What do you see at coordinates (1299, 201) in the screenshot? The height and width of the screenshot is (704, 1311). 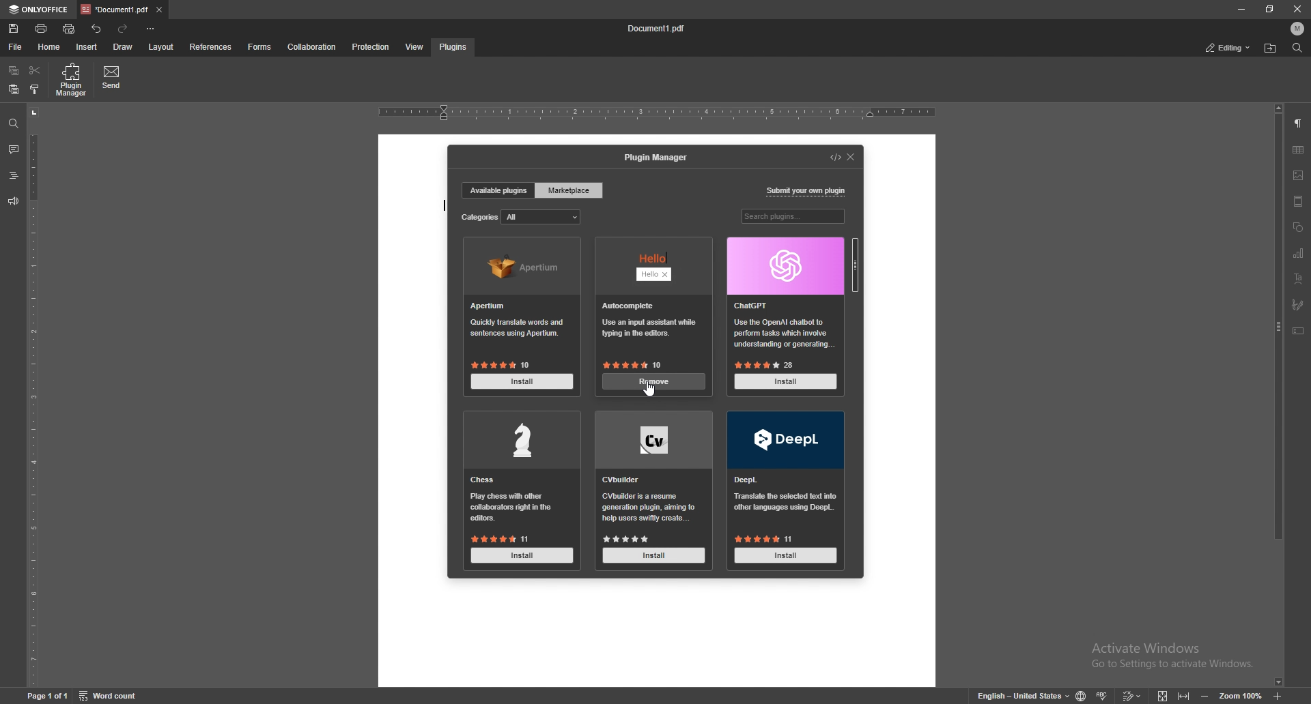 I see `header and footer` at bounding box center [1299, 201].